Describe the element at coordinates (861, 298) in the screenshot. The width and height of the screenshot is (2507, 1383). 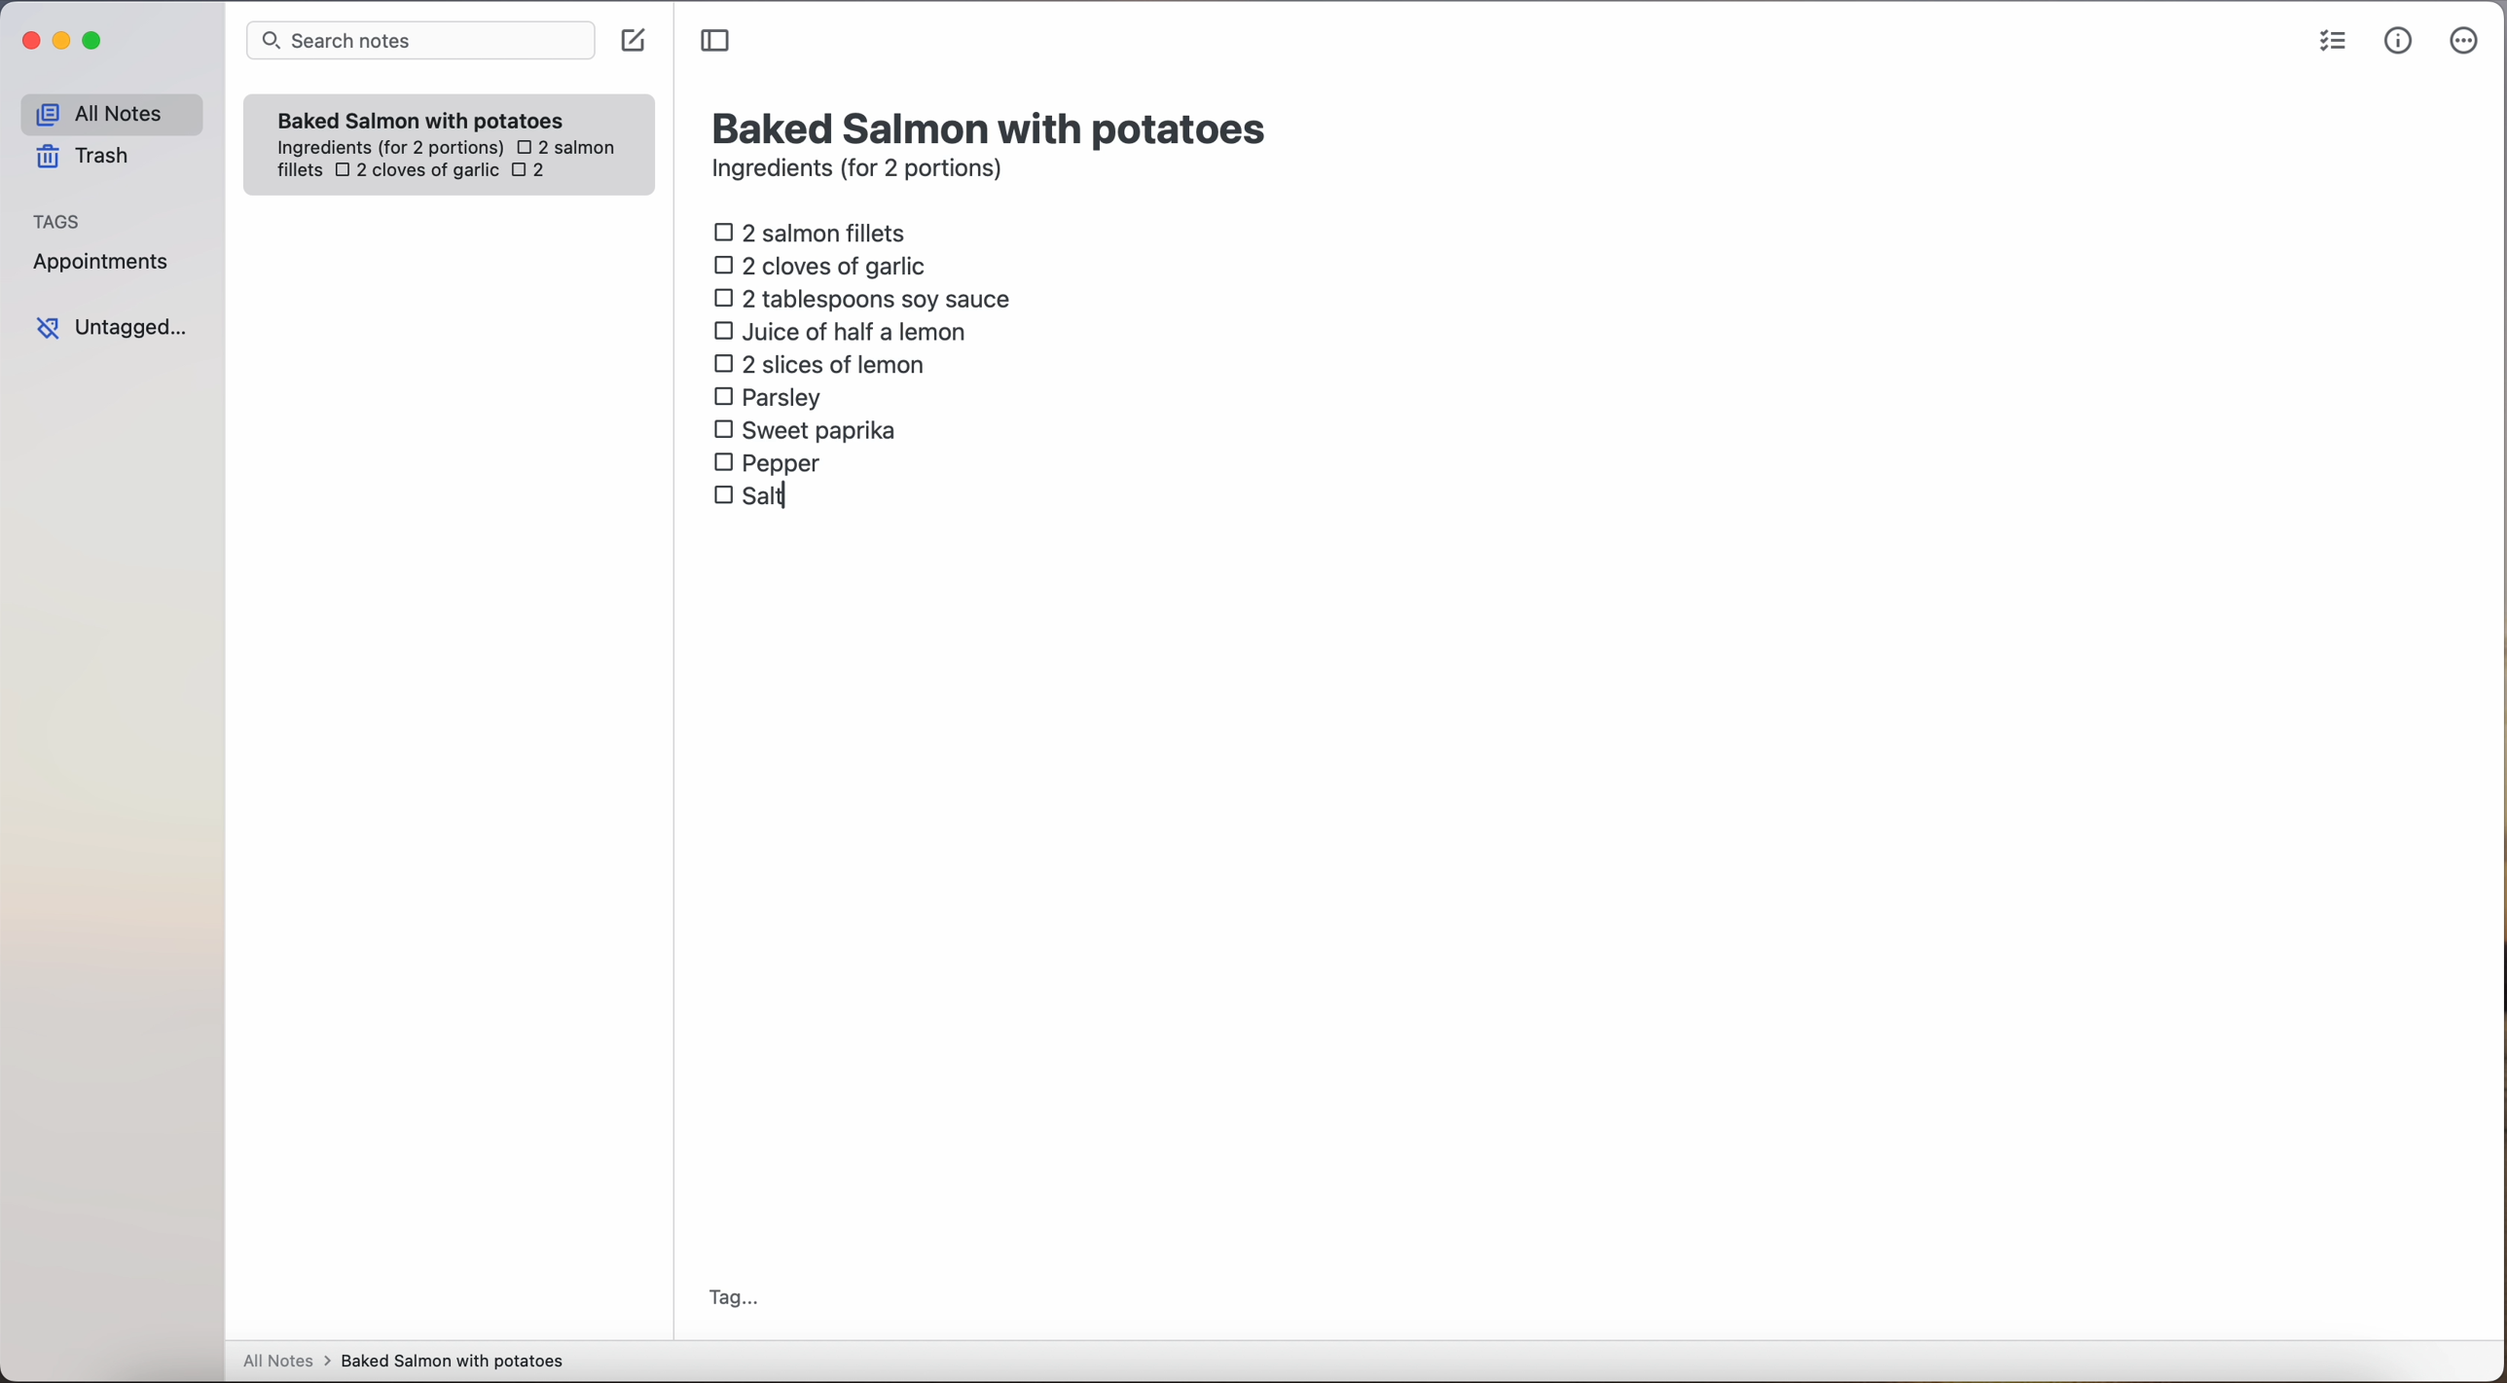
I see `2 tablespoons soy sauce` at that location.